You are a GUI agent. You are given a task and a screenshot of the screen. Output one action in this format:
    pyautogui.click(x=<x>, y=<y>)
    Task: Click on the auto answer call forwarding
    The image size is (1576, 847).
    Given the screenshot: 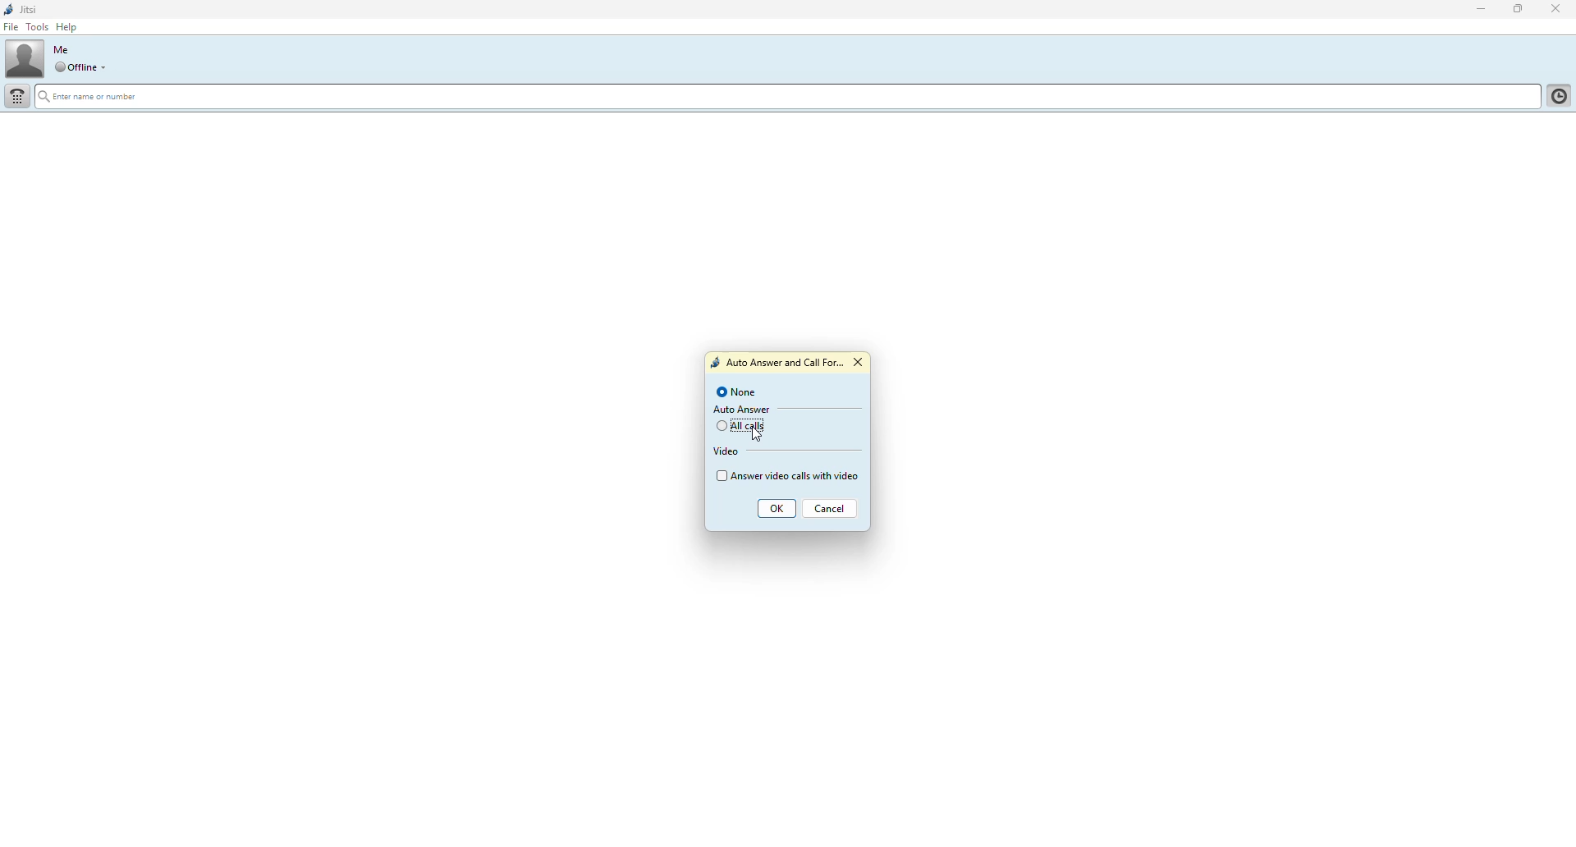 What is the action you would take?
    pyautogui.click(x=777, y=364)
    